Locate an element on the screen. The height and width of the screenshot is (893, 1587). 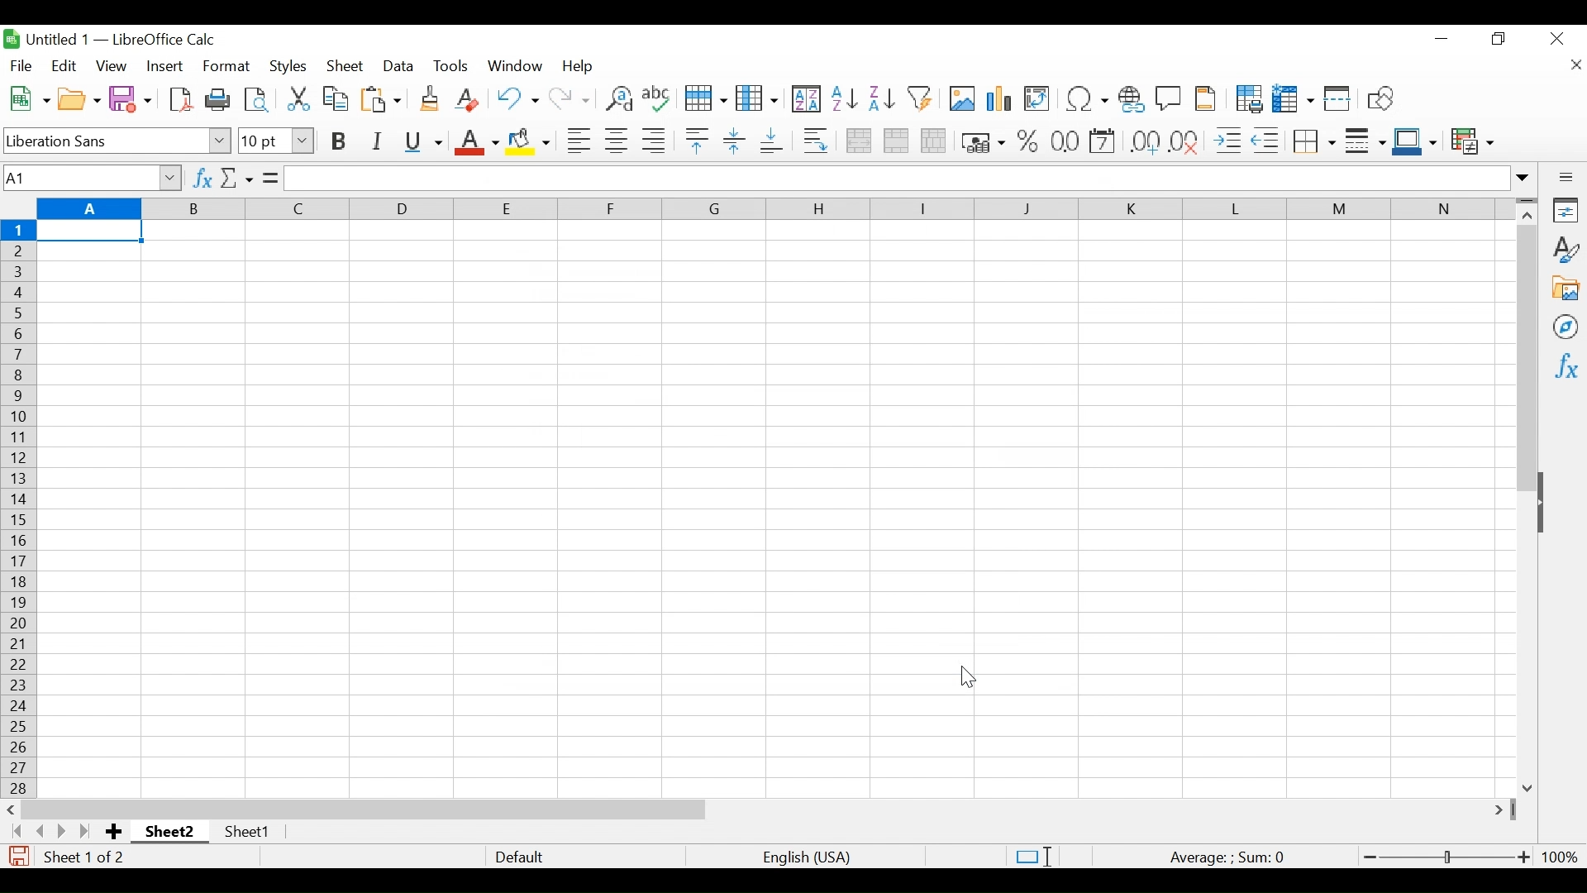
Font Size is located at coordinates (276, 141).